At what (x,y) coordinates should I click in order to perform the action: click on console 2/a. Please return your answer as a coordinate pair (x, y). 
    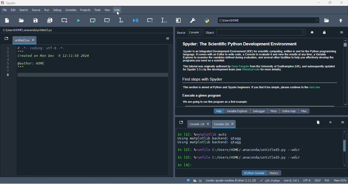
    Looking at the image, I should click on (221, 124).